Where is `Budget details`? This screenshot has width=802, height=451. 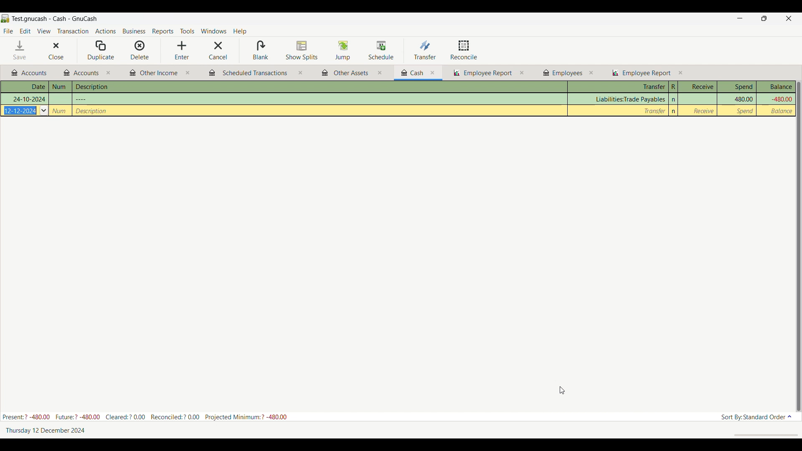 Budget details is located at coordinates (145, 417).